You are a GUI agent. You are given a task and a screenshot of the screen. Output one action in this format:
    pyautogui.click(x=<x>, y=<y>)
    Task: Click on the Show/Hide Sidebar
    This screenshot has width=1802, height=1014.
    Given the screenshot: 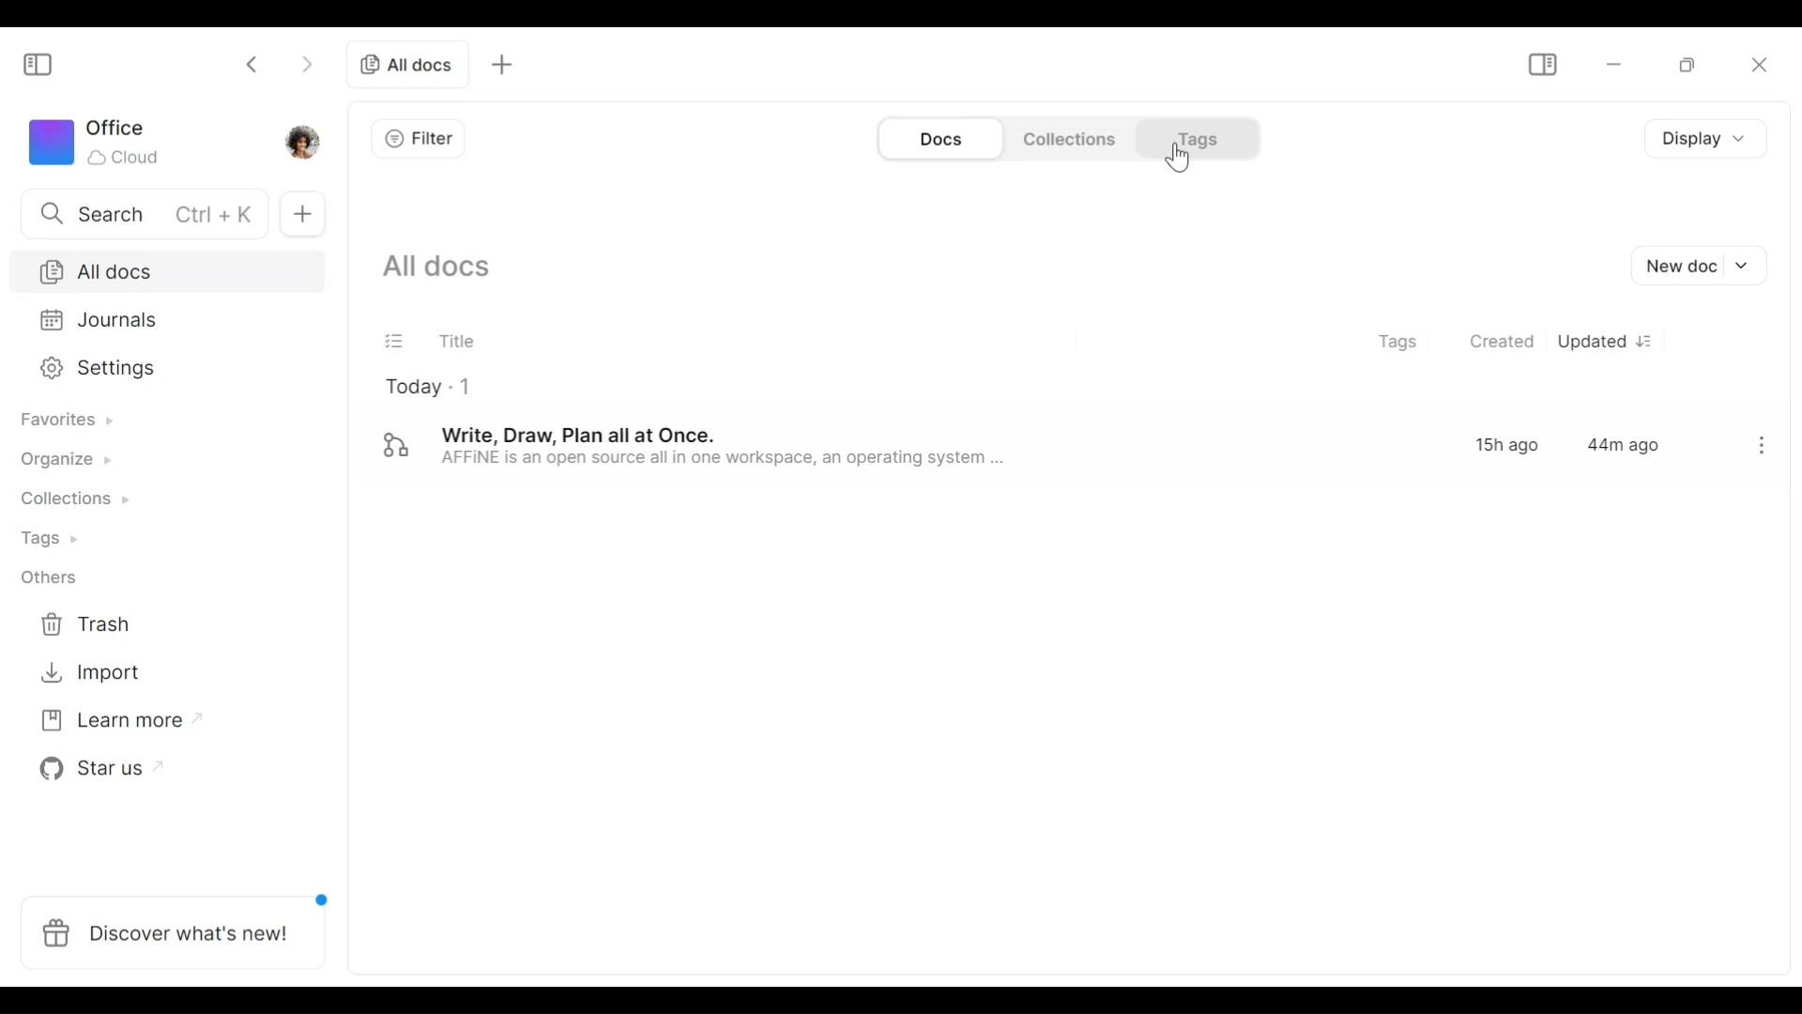 What is the action you would take?
    pyautogui.click(x=44, y=60)
    